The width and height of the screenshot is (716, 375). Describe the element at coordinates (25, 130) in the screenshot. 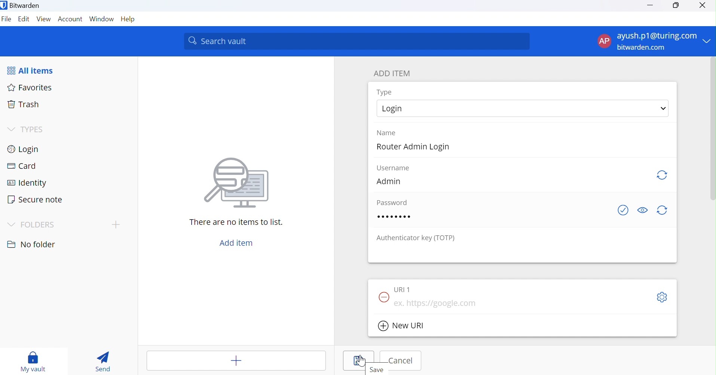

I see `TYPES` at that location.